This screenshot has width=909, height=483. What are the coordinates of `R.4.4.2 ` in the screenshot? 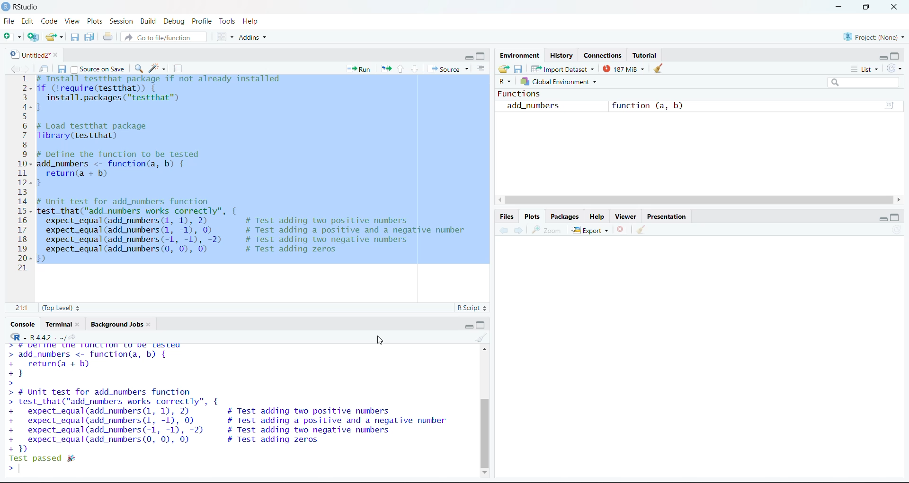 It's located at (34, 336).